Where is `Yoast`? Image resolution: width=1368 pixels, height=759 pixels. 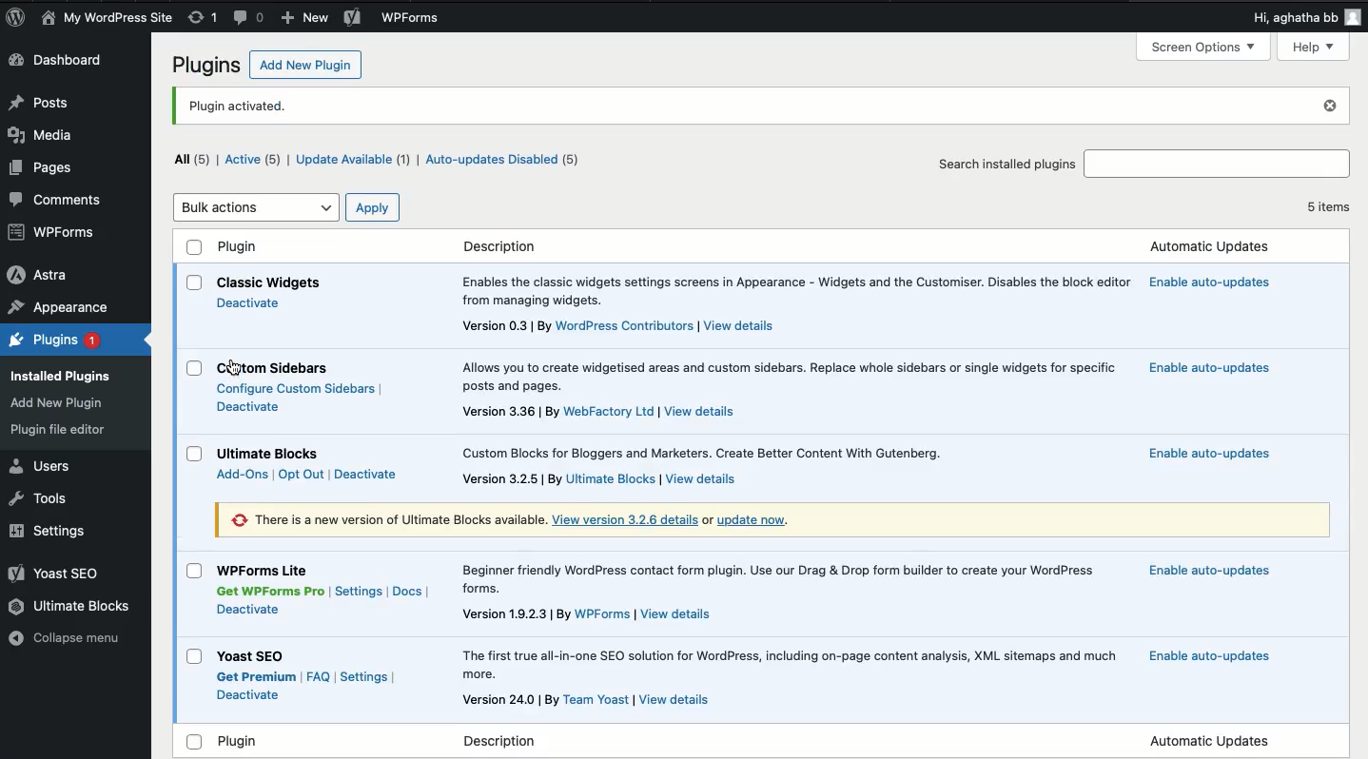
Yoast is located at coordinates (353, 19).